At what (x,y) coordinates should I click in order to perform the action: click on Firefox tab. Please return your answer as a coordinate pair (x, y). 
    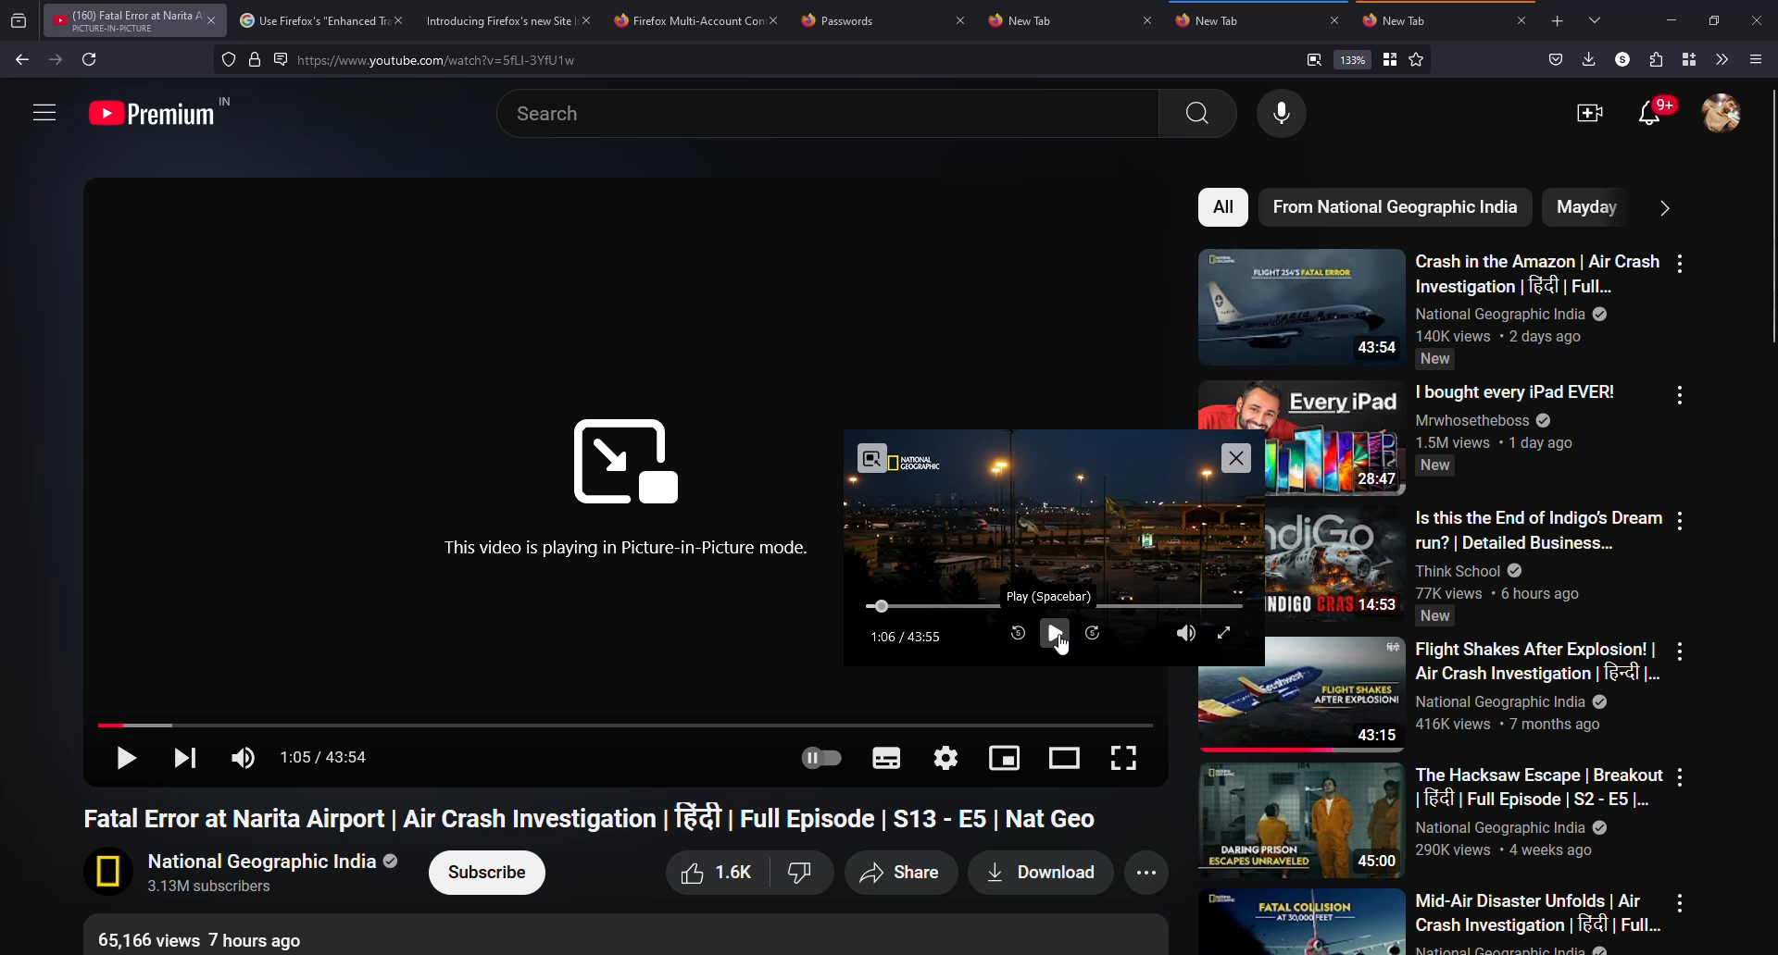
    Looking at the image, I should click on (684, 20).